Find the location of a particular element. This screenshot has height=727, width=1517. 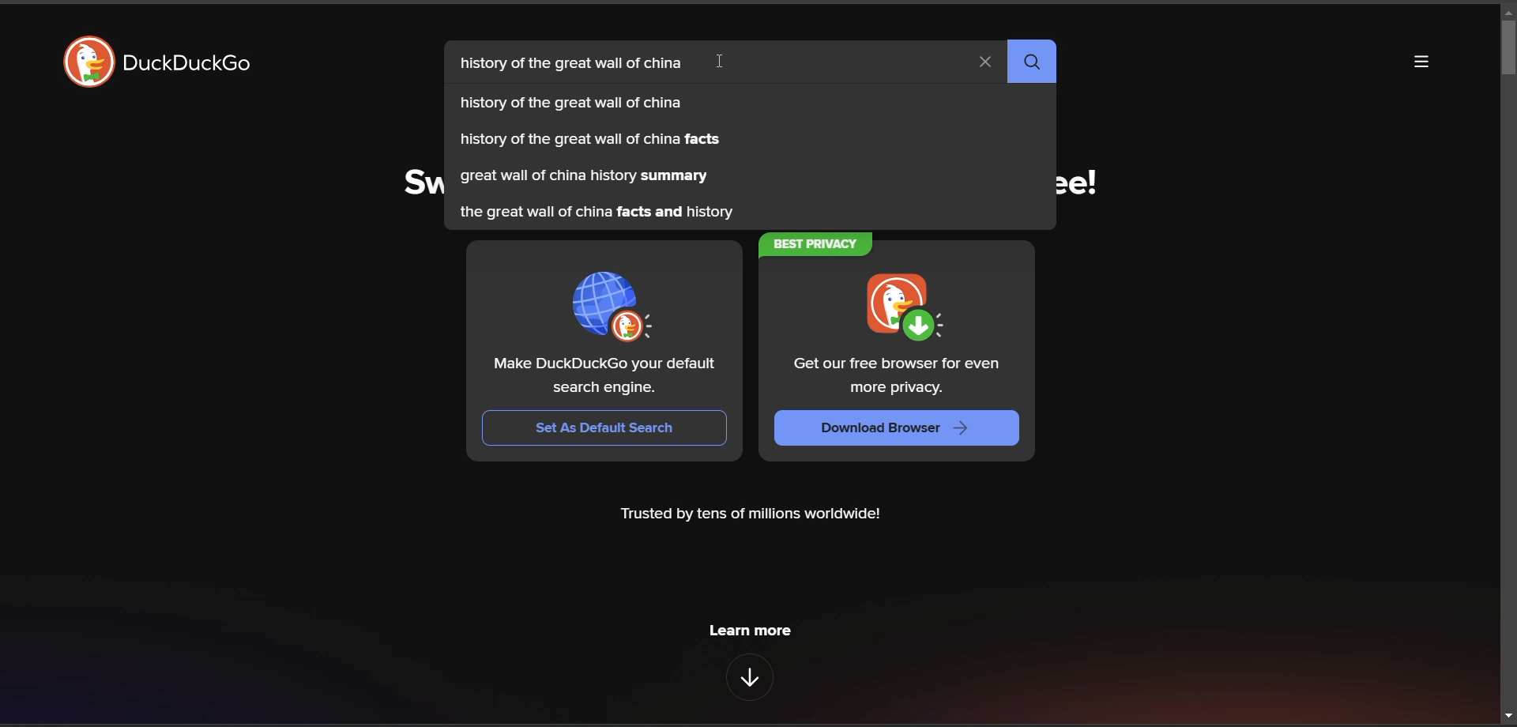

vertical scroll bar is located at coordinates (1508, 45).